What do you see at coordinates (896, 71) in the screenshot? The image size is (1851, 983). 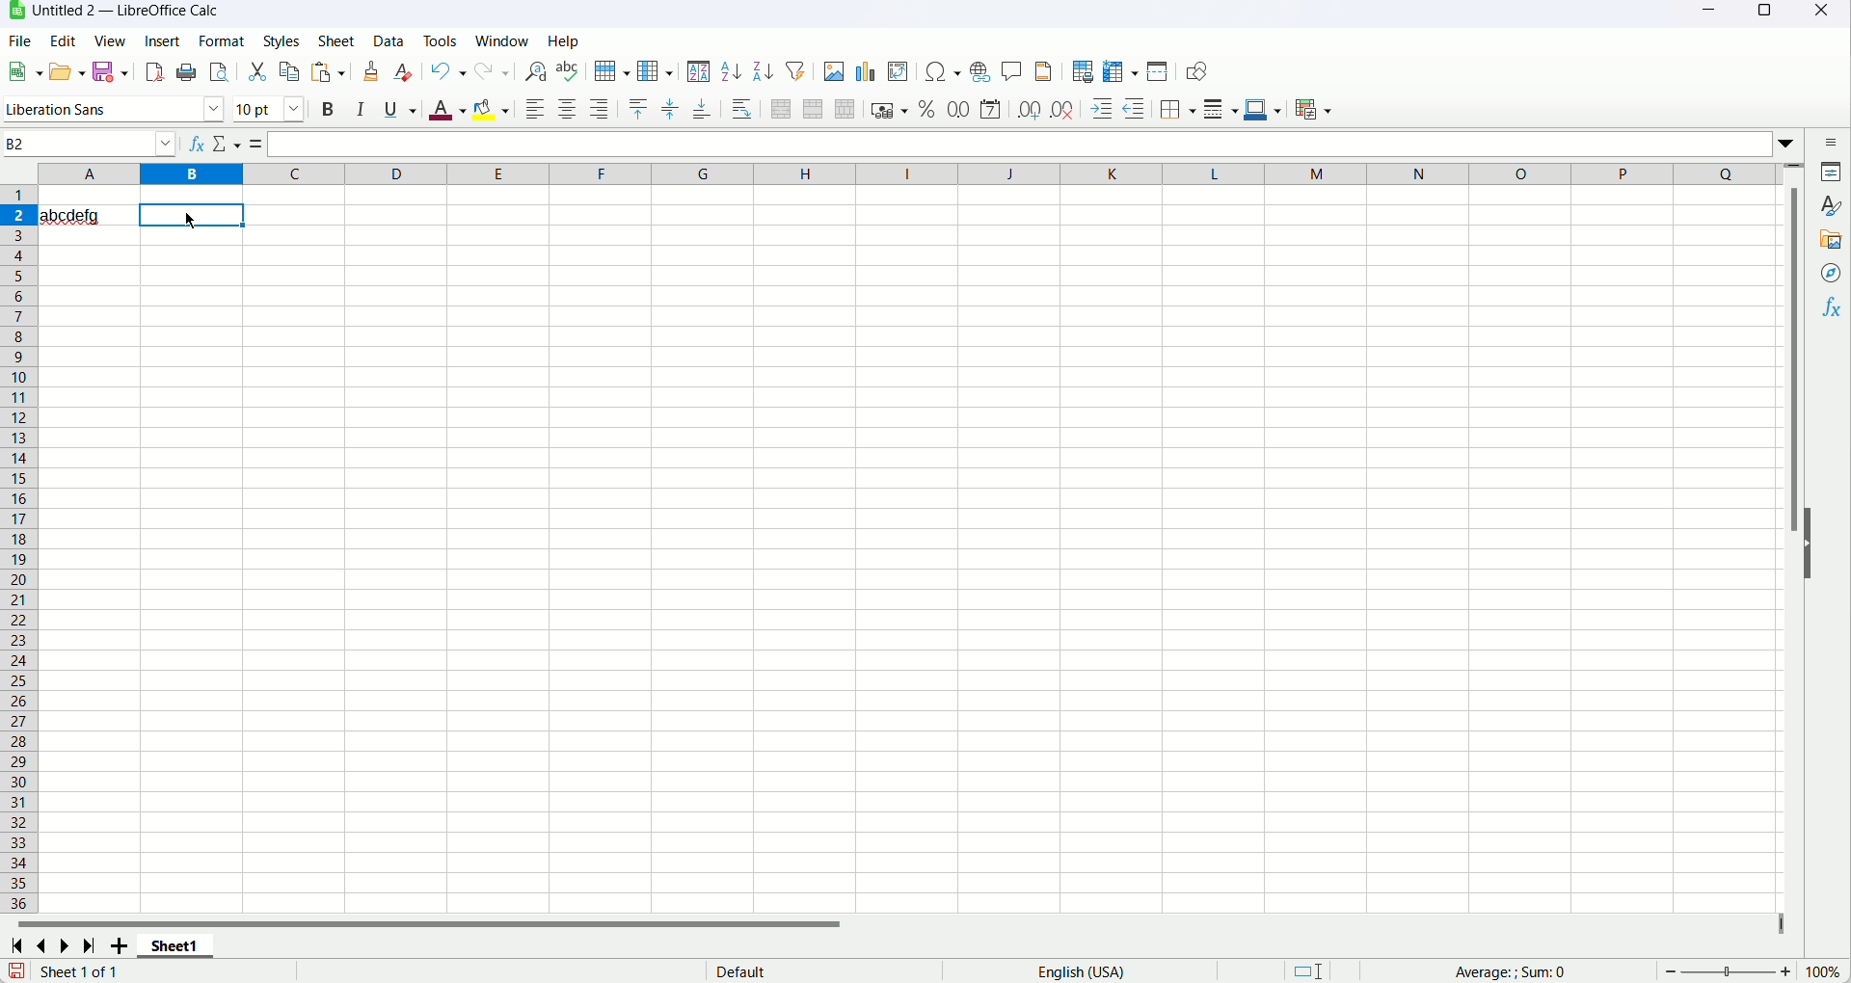 I see `insert pivot table` at bounding box center [896, 71].